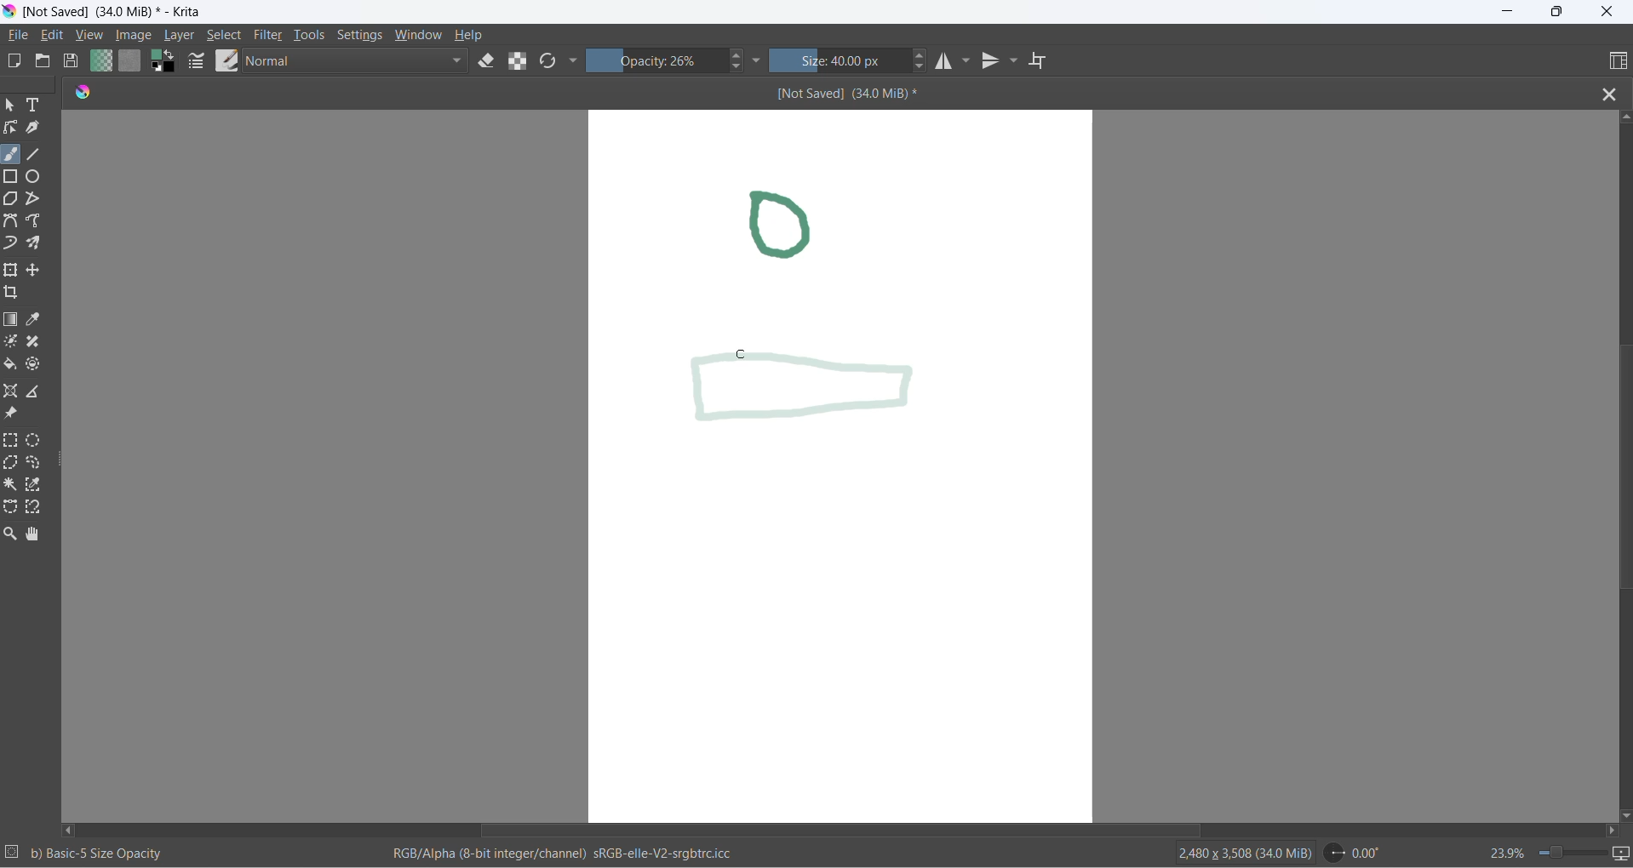 The width and height of the screenshot is (1633, 868). I want to click on size increase button, so click(923, 56).